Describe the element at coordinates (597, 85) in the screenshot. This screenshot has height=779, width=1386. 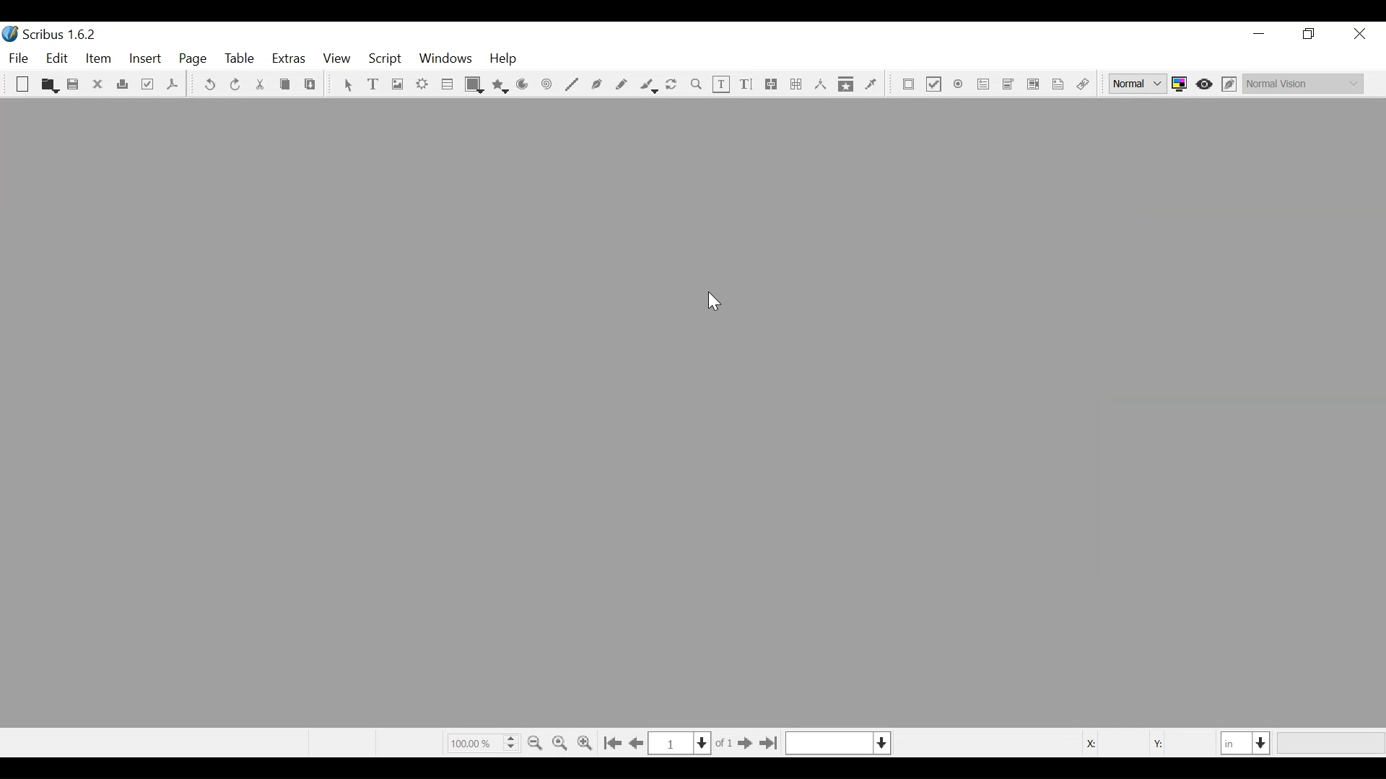
I see `Bezier curve` at that location.